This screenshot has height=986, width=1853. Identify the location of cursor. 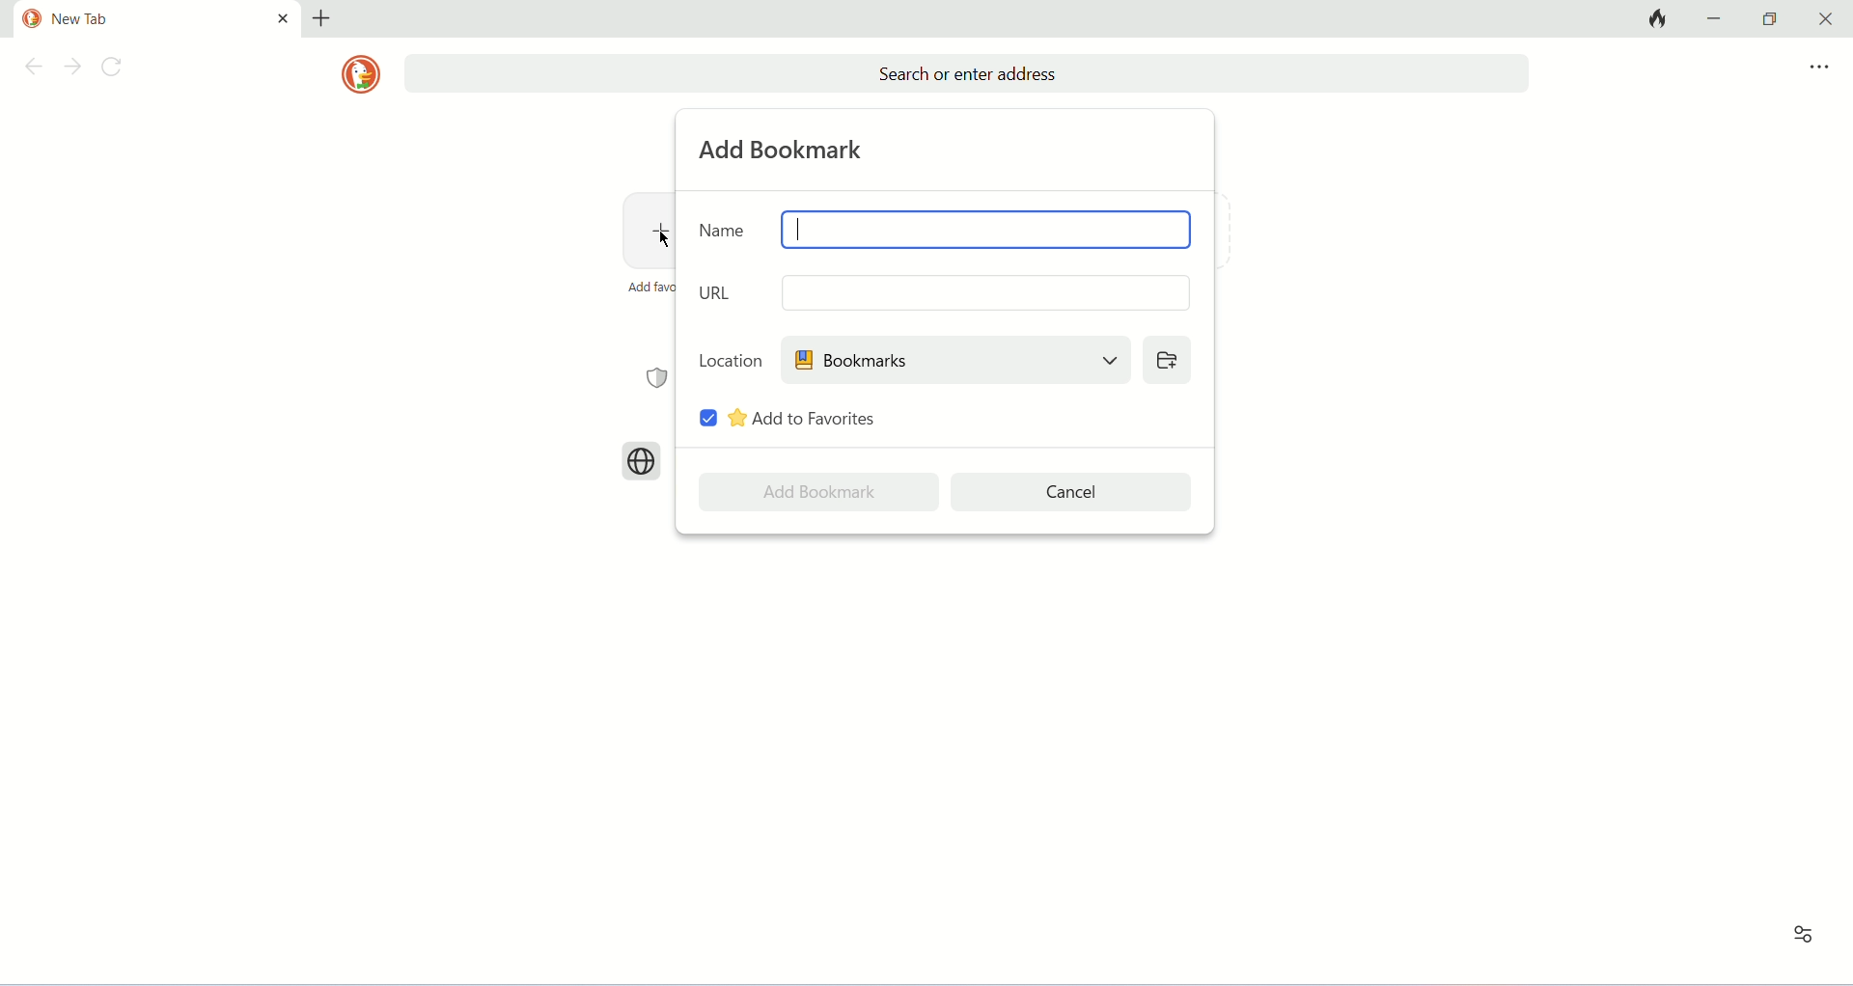
(665, 240).